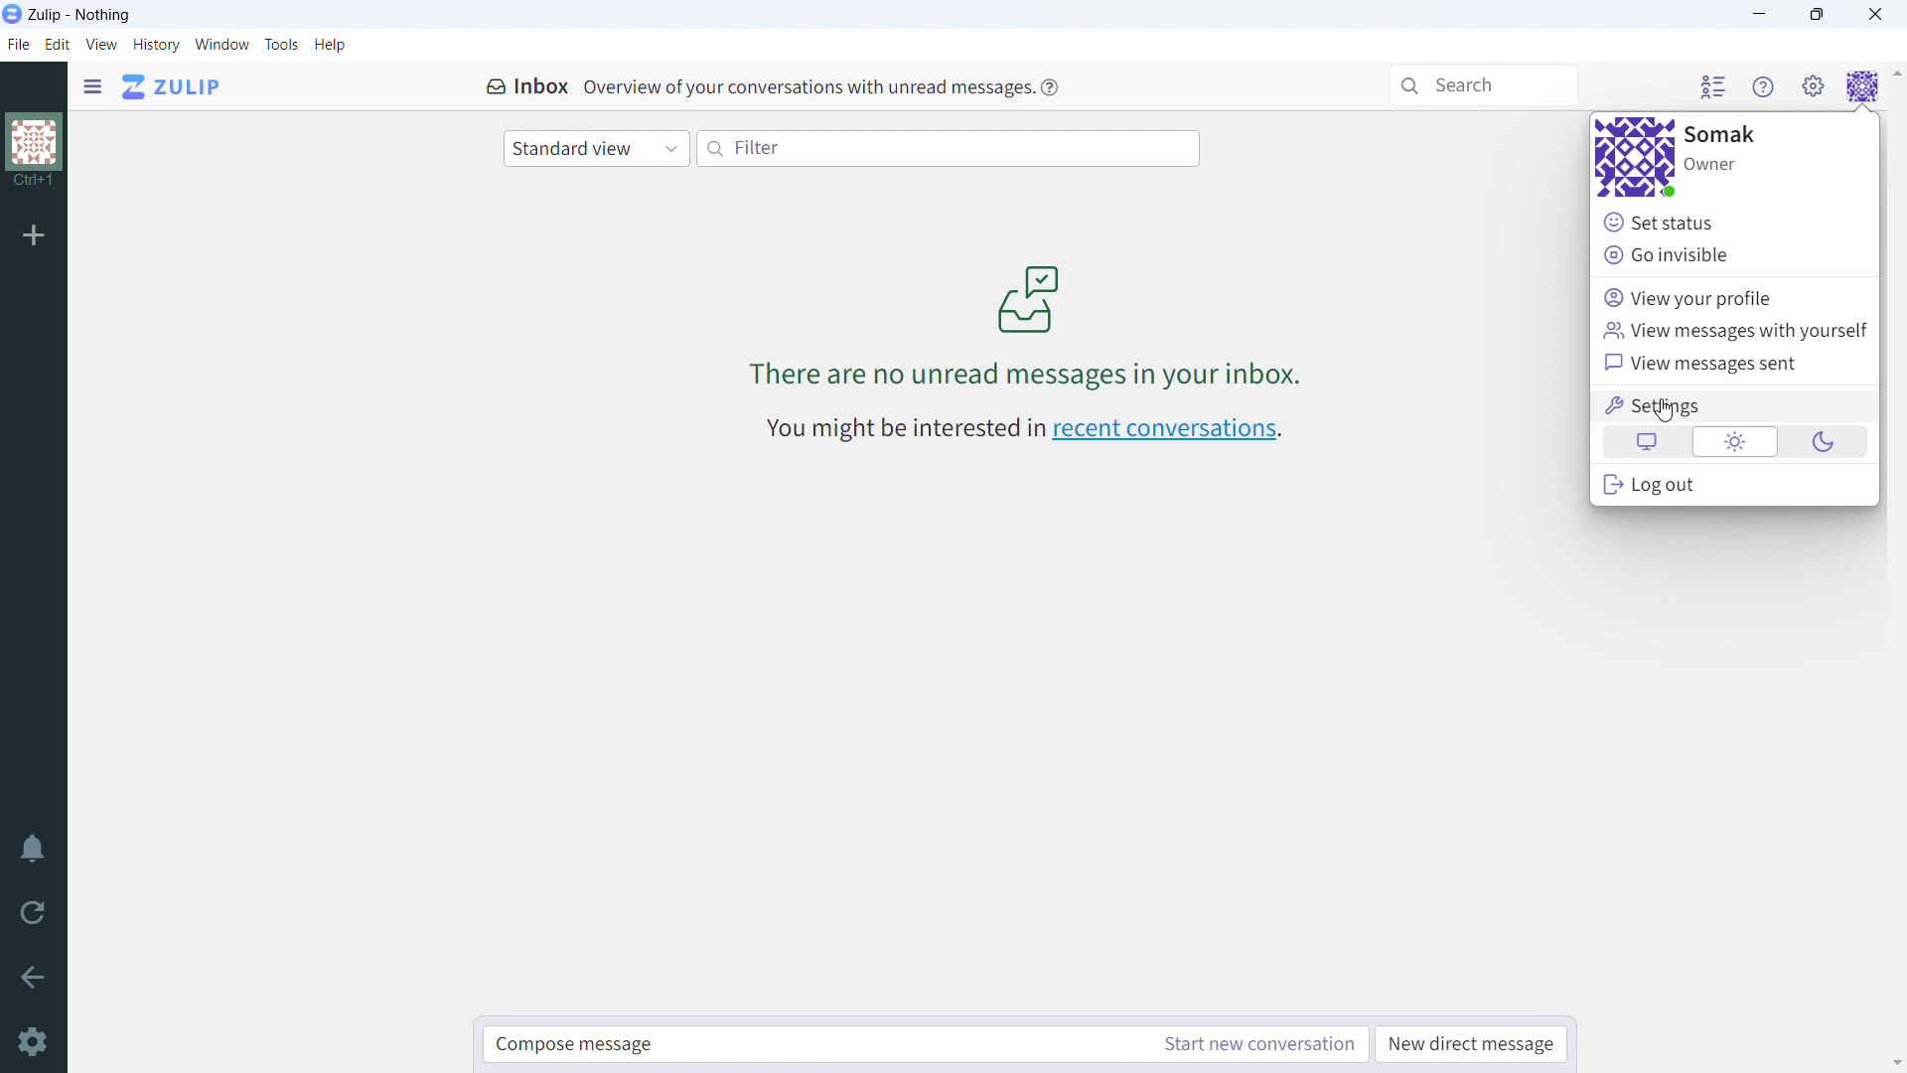  I want to click on profile menu, so click(1862, 87).